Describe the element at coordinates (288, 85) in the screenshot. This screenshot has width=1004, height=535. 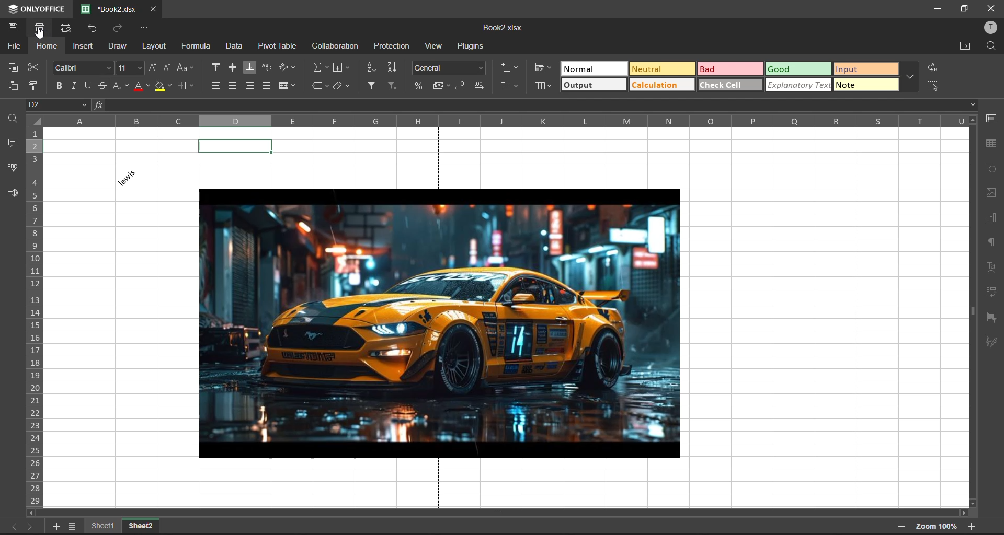
I see `merge and center` at that location.